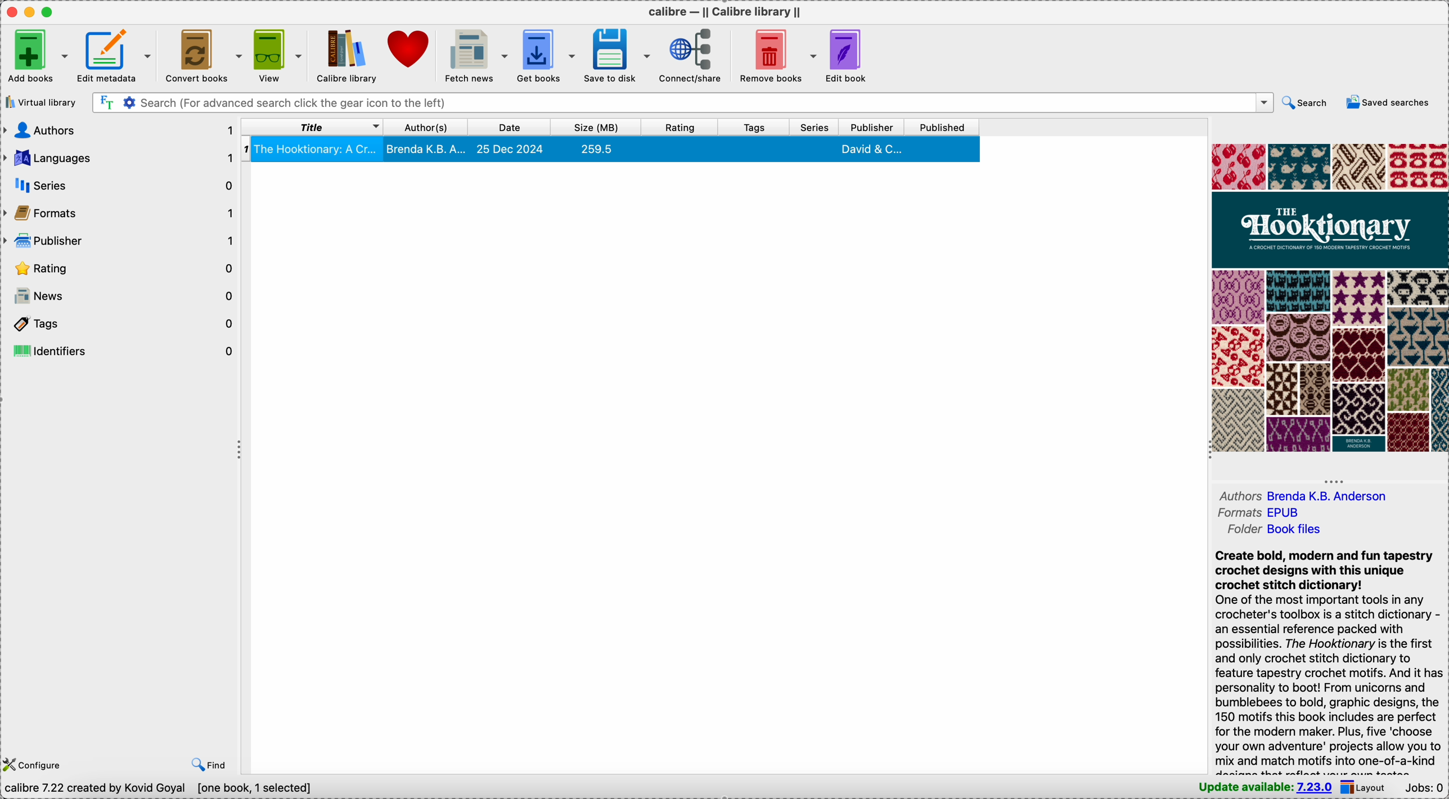  Describe the element at coordinates (1329, 298) in the screenshot. I see `book cover preview` at that location.